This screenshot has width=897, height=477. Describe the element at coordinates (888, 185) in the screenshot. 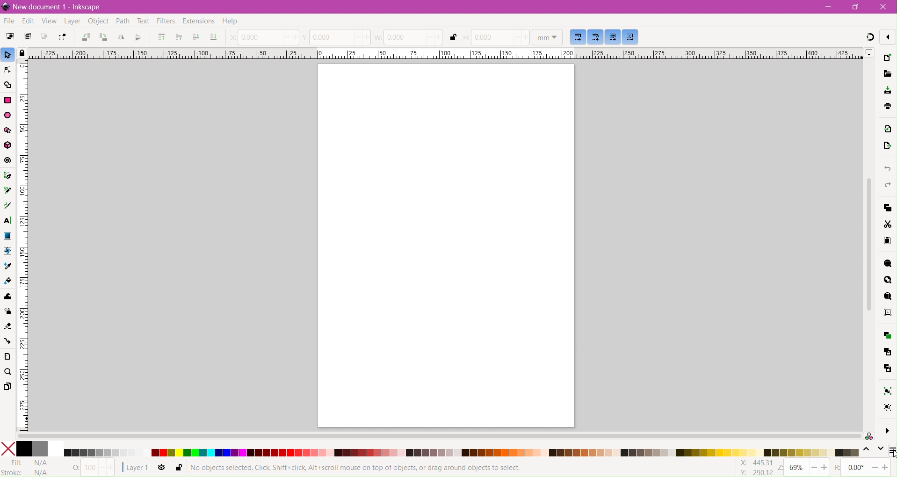

I see `Redo` at that location.